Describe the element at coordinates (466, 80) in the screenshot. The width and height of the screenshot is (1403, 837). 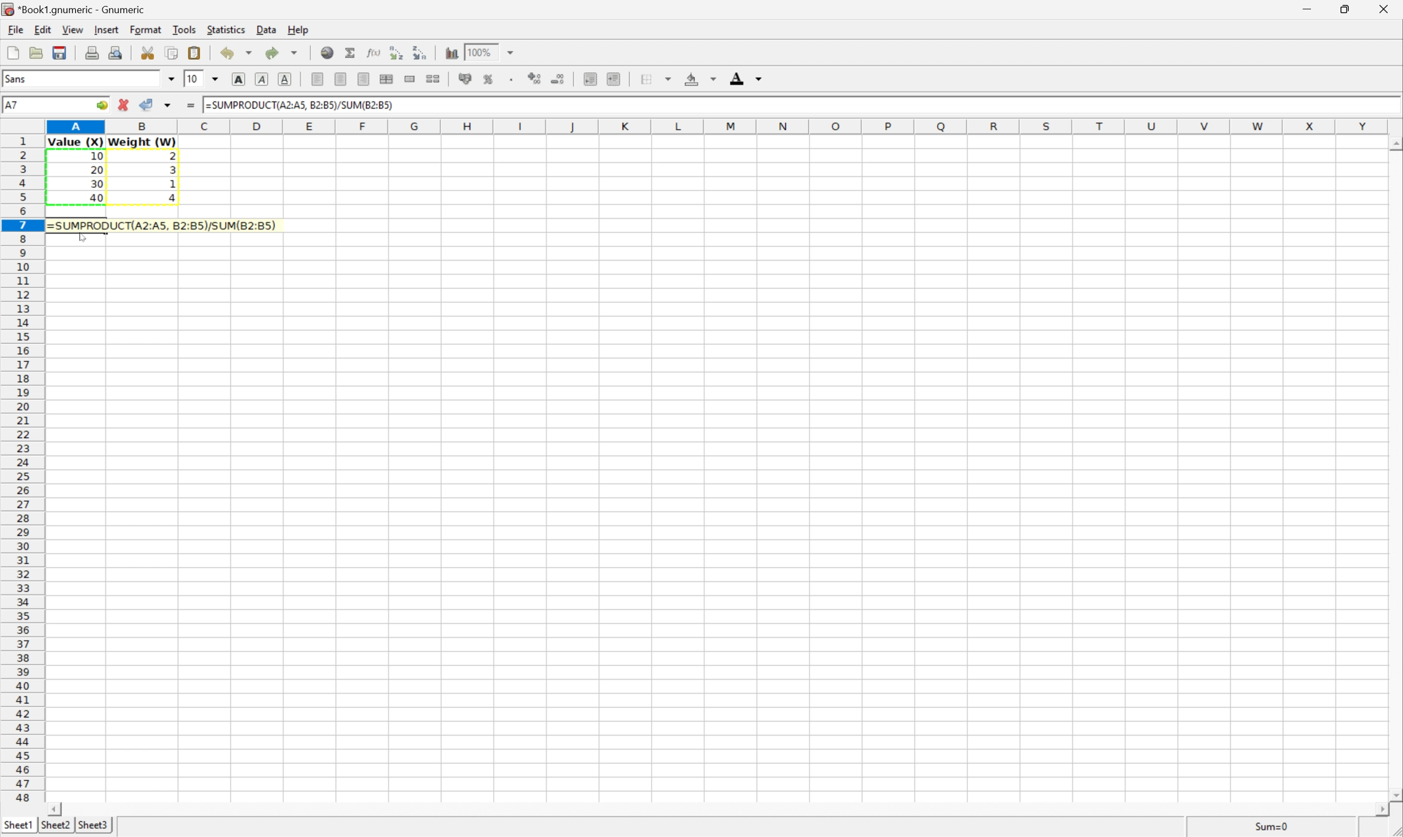
I see `Format selection as accounting` at that location.